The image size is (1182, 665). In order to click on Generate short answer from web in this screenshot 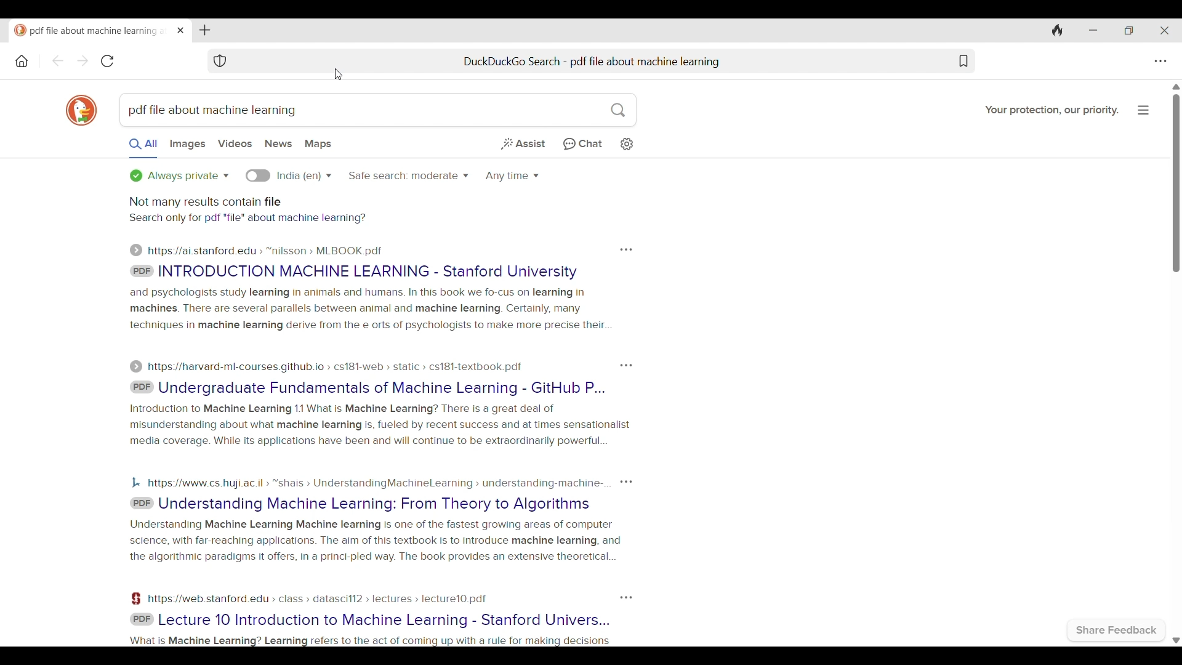, I will do `click(522, 143)`.